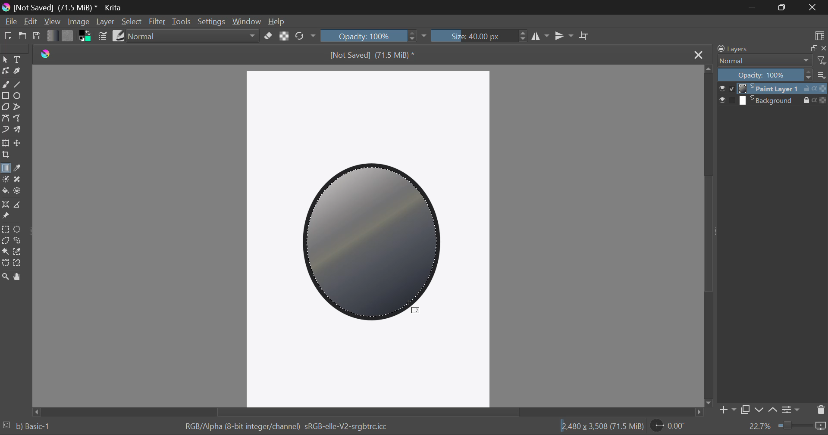  What do you see at coordinates (22, 36) in the screenshot?
I see `Open` at bounding box center [22, 36].